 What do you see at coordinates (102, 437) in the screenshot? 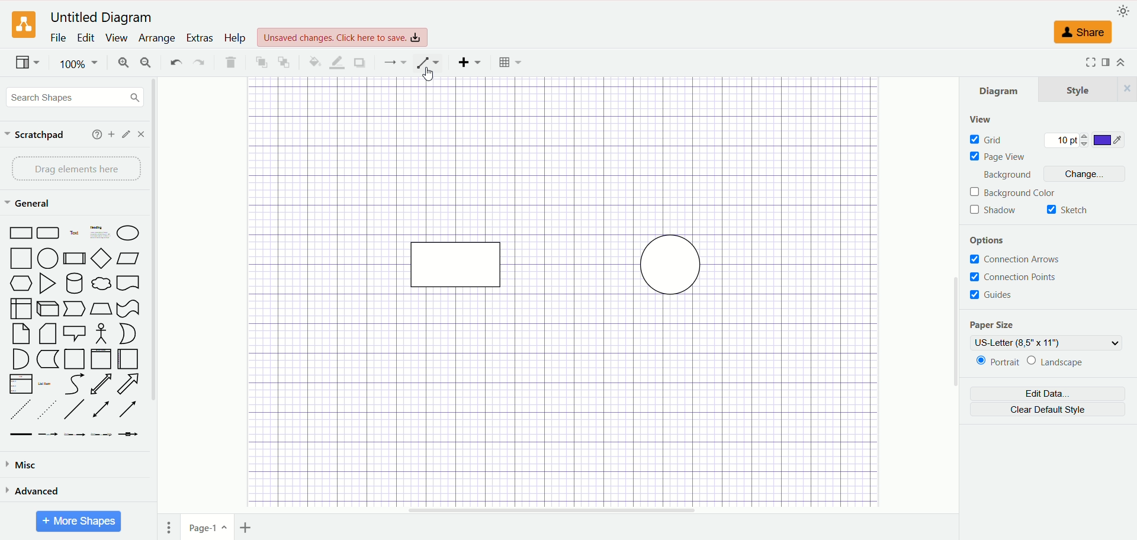
I see `Connector with 3 Labels` at bounding box center [102, 437].